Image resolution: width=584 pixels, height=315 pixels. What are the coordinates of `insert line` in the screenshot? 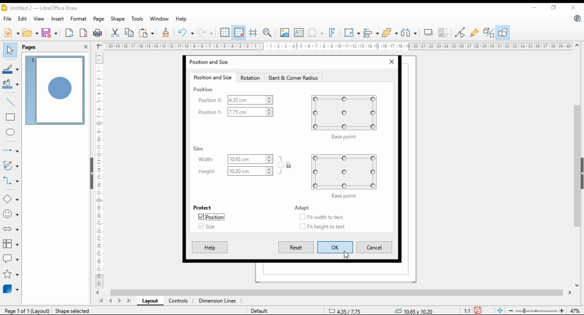 It's located at (11, 102).